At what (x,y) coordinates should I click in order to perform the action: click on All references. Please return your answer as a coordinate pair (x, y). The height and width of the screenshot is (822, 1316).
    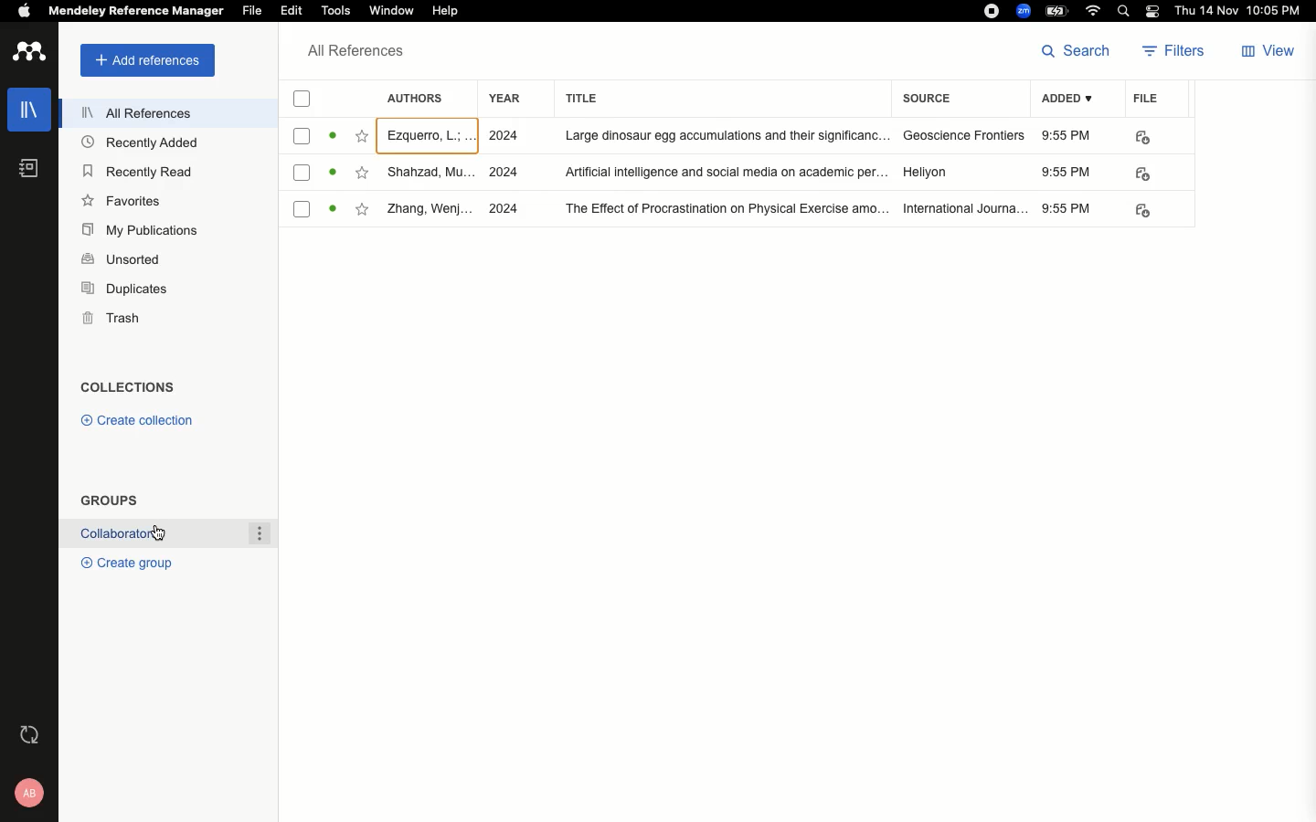
    Looking at the image, I should click on (361, 52).